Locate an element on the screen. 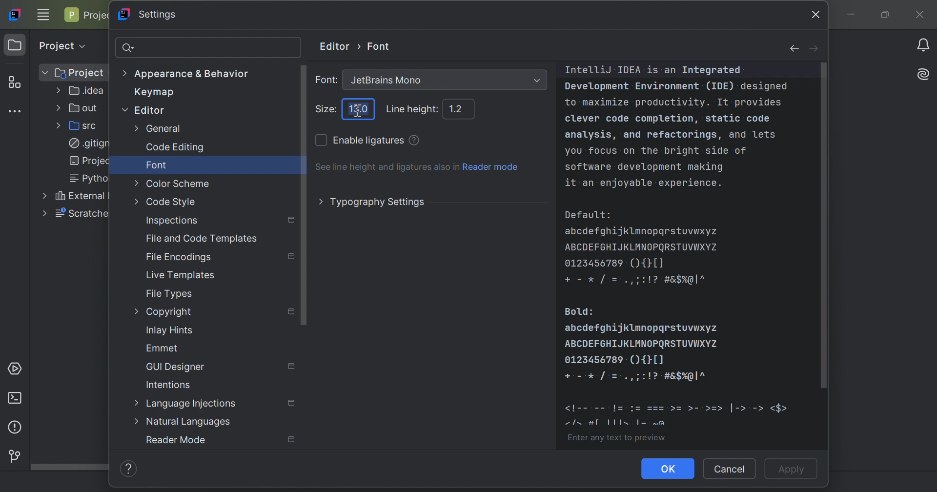  Main menu is located at coordinates (43, 14).